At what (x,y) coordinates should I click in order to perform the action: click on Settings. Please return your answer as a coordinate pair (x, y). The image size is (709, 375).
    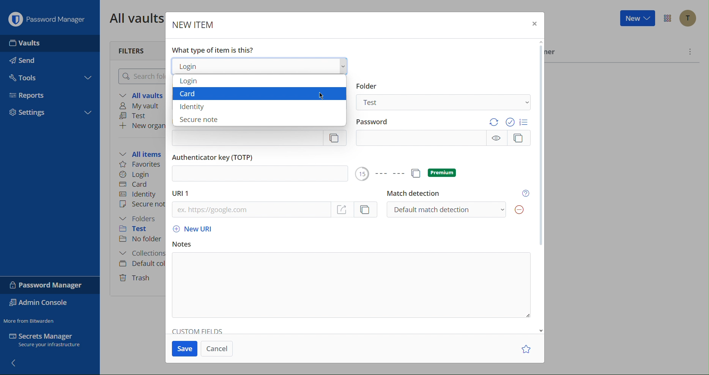
    Looking at the image, I should click on (47, 112).